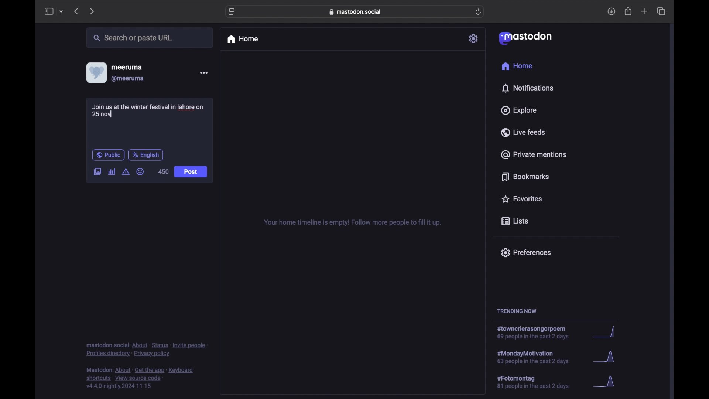 This screenshot has width=709, height=399. I want to click on lists, so click(515, 222).